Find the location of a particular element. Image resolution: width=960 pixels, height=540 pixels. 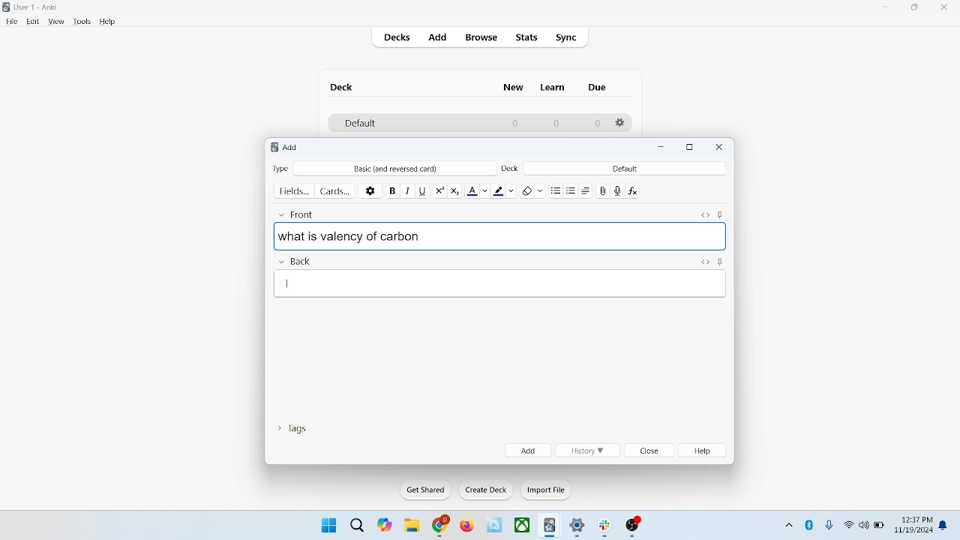

default is located at coordinates (359, 124).